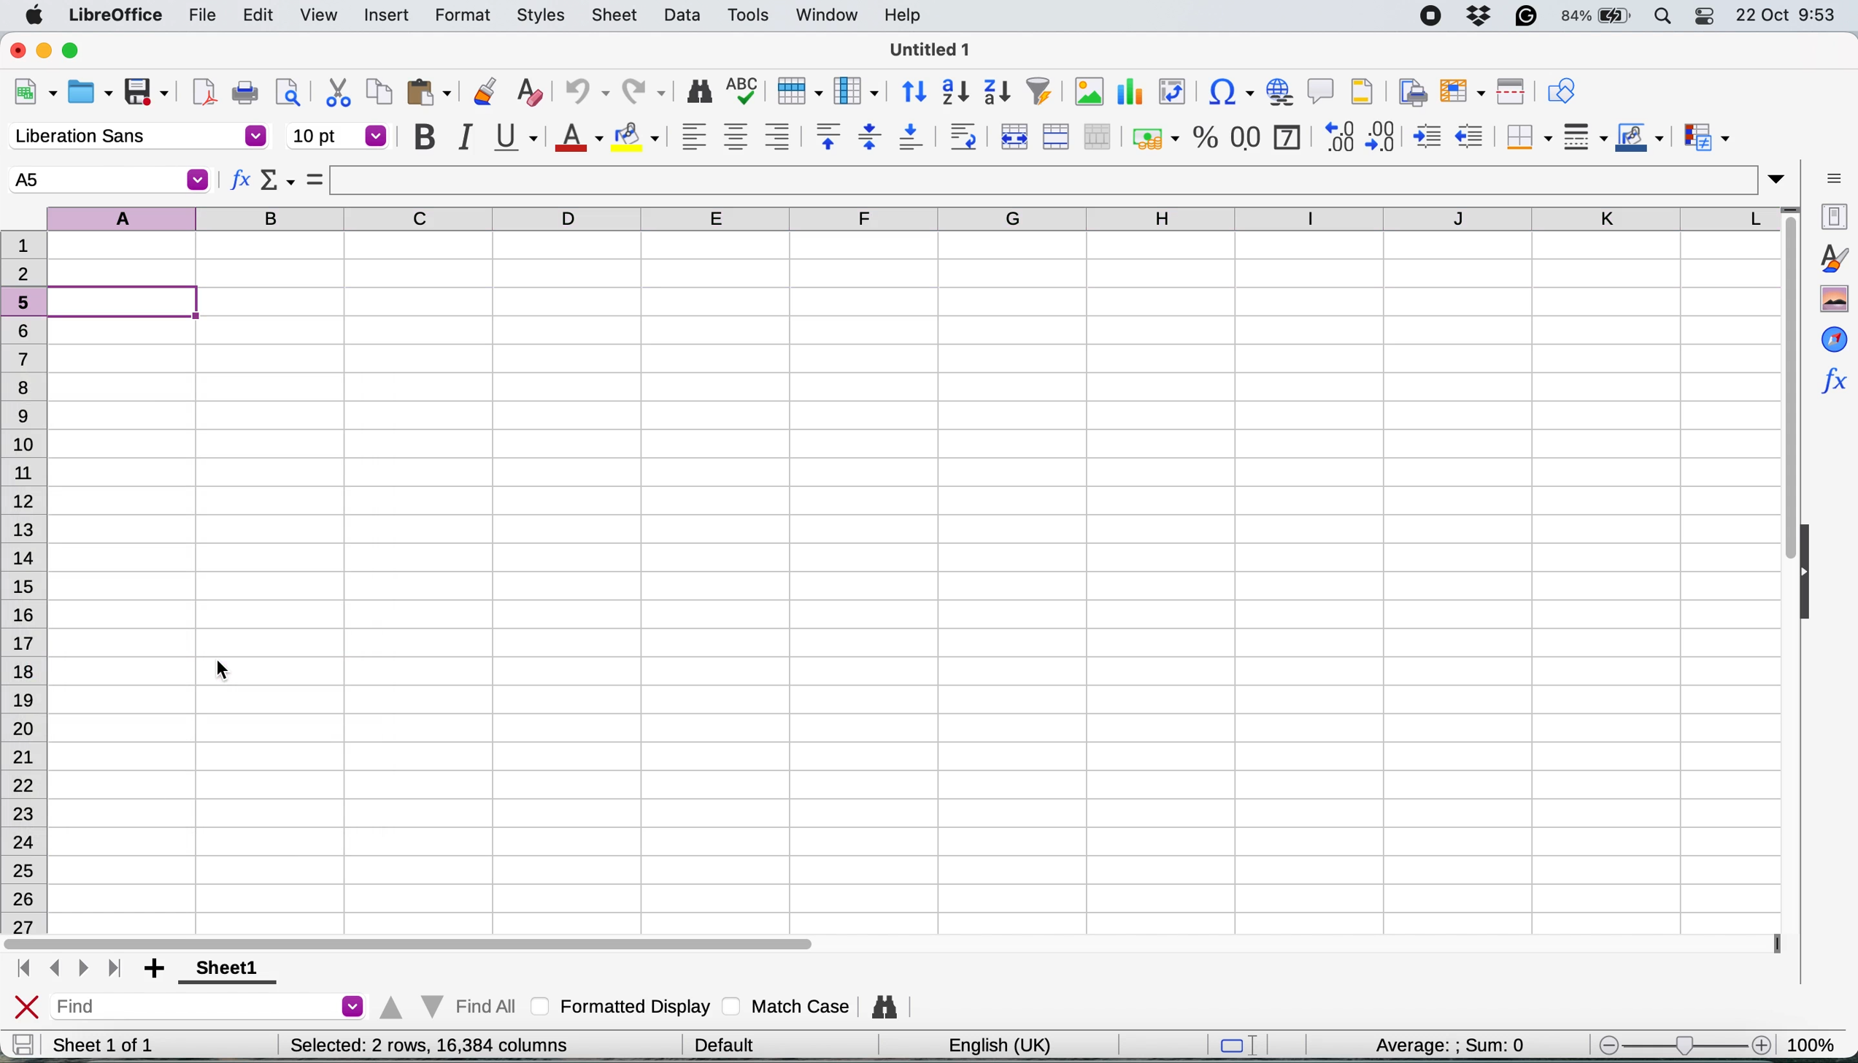 The image size is (1858, 1063). I want to click on insert hyperlink, so click(1278, 91).